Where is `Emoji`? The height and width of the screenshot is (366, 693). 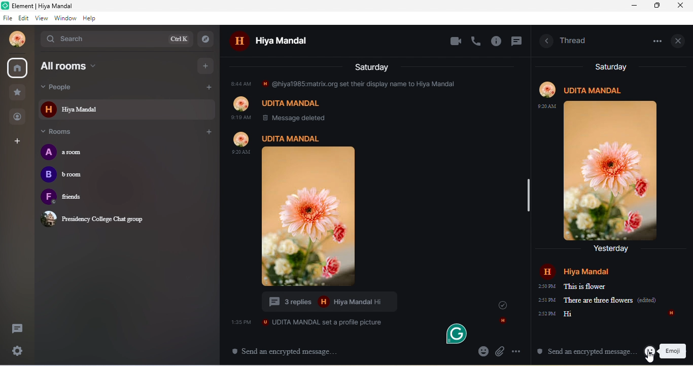
Emoji is located at coordinates (673, 351).